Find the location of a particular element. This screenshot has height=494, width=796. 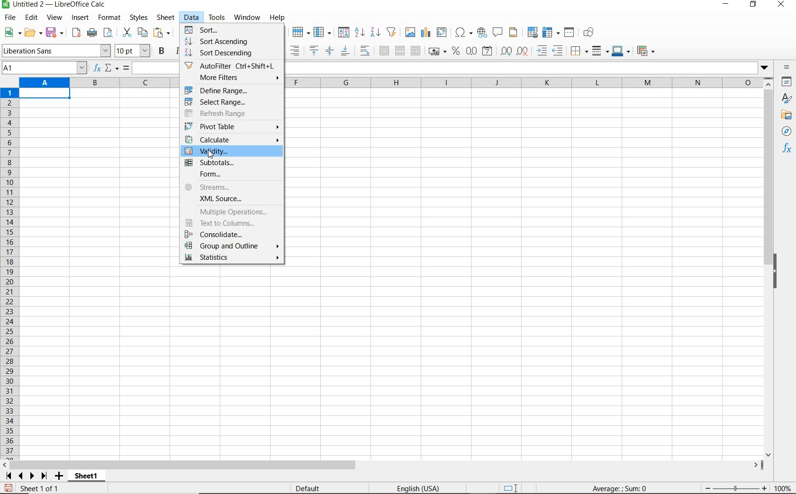

insert special characters is located at coordinates (464, 33).